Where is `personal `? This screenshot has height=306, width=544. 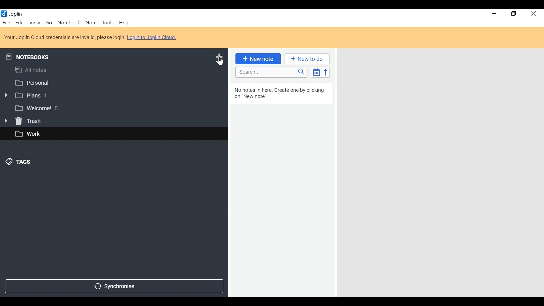
personal  is located at coordinates (112, 82).